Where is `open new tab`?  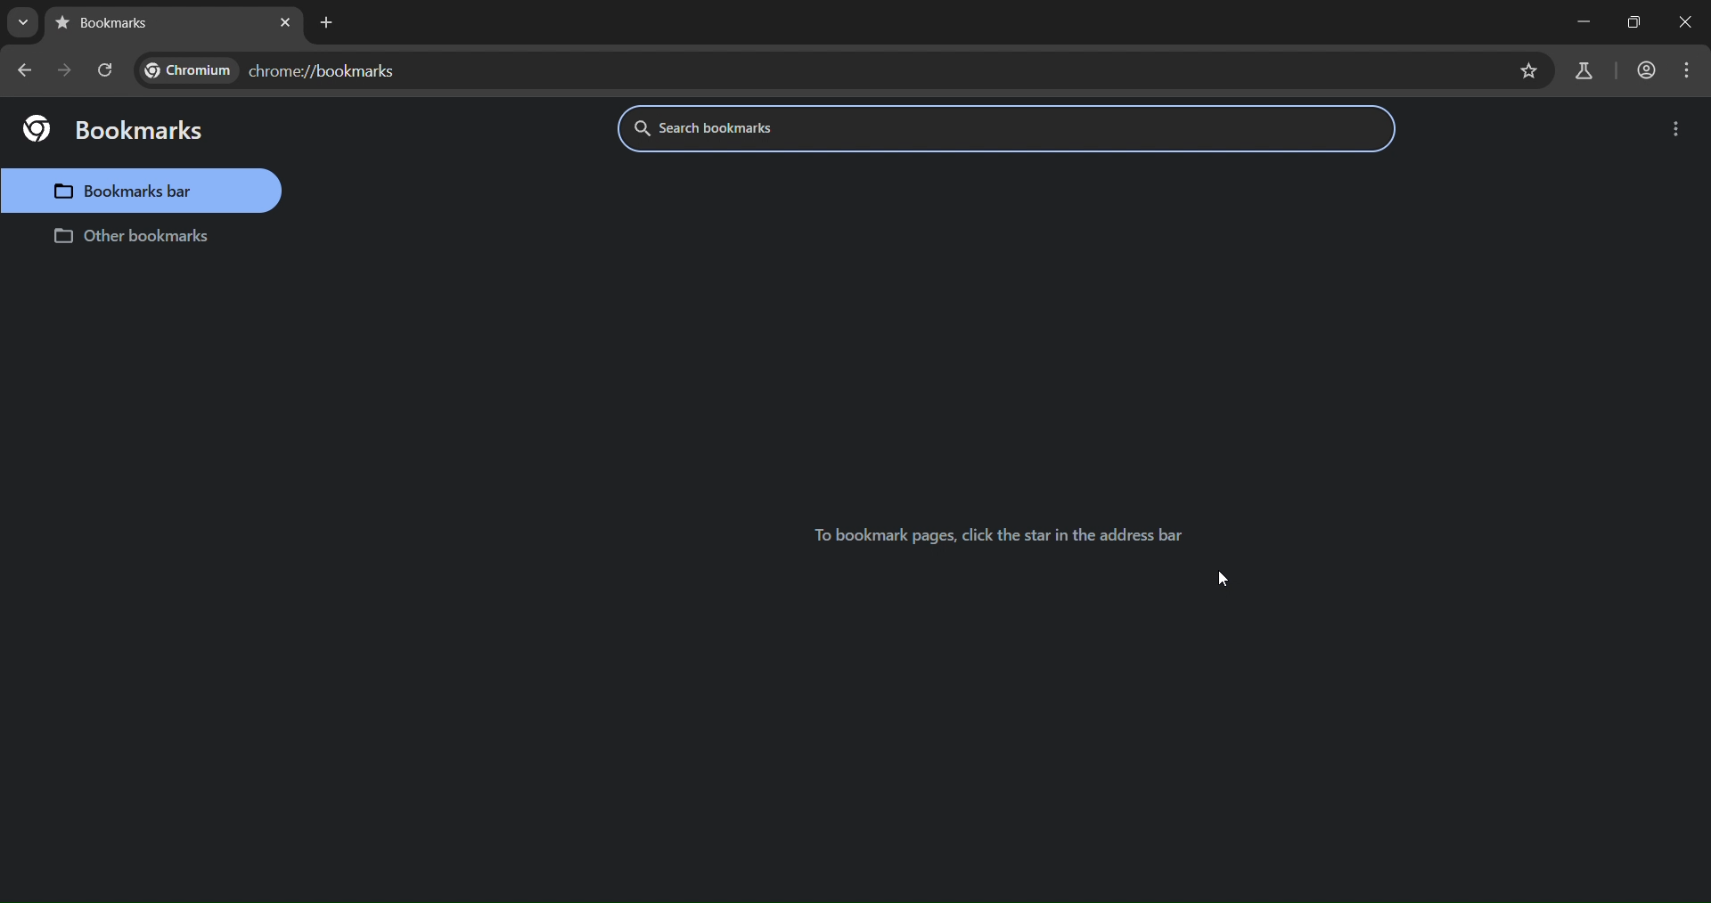
open new tab is located at coordinates (324, 21).